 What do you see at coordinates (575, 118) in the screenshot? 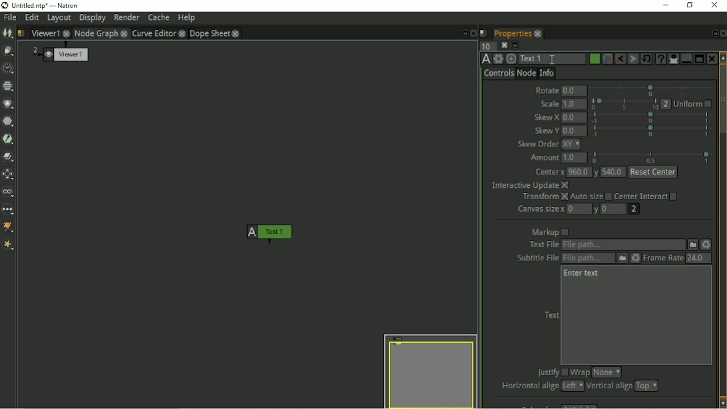
I see `0.0` at bounding box center [575, 118].